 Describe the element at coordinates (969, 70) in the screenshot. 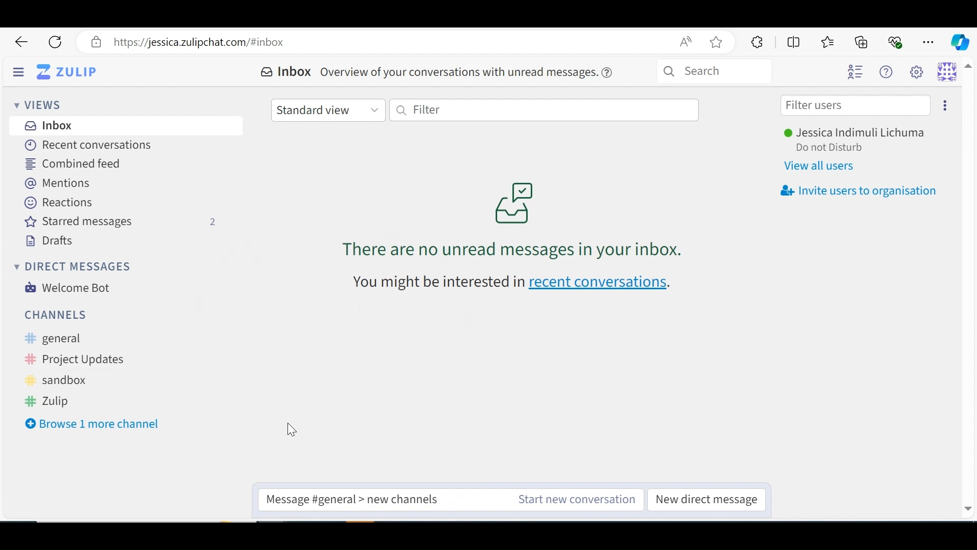

I see `Up` at that location.